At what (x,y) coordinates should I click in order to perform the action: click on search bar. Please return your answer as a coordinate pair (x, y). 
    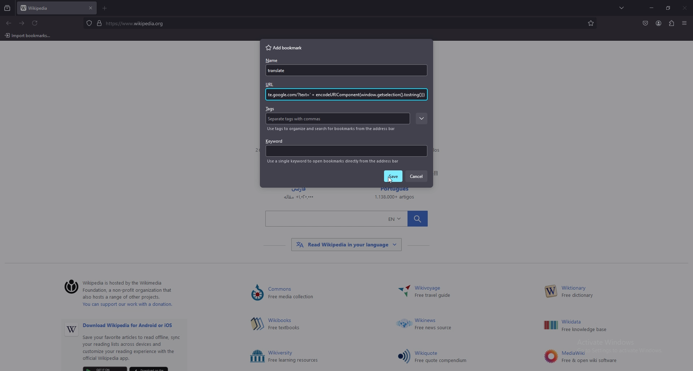
    Looking at the image, I should click on (336, 23).